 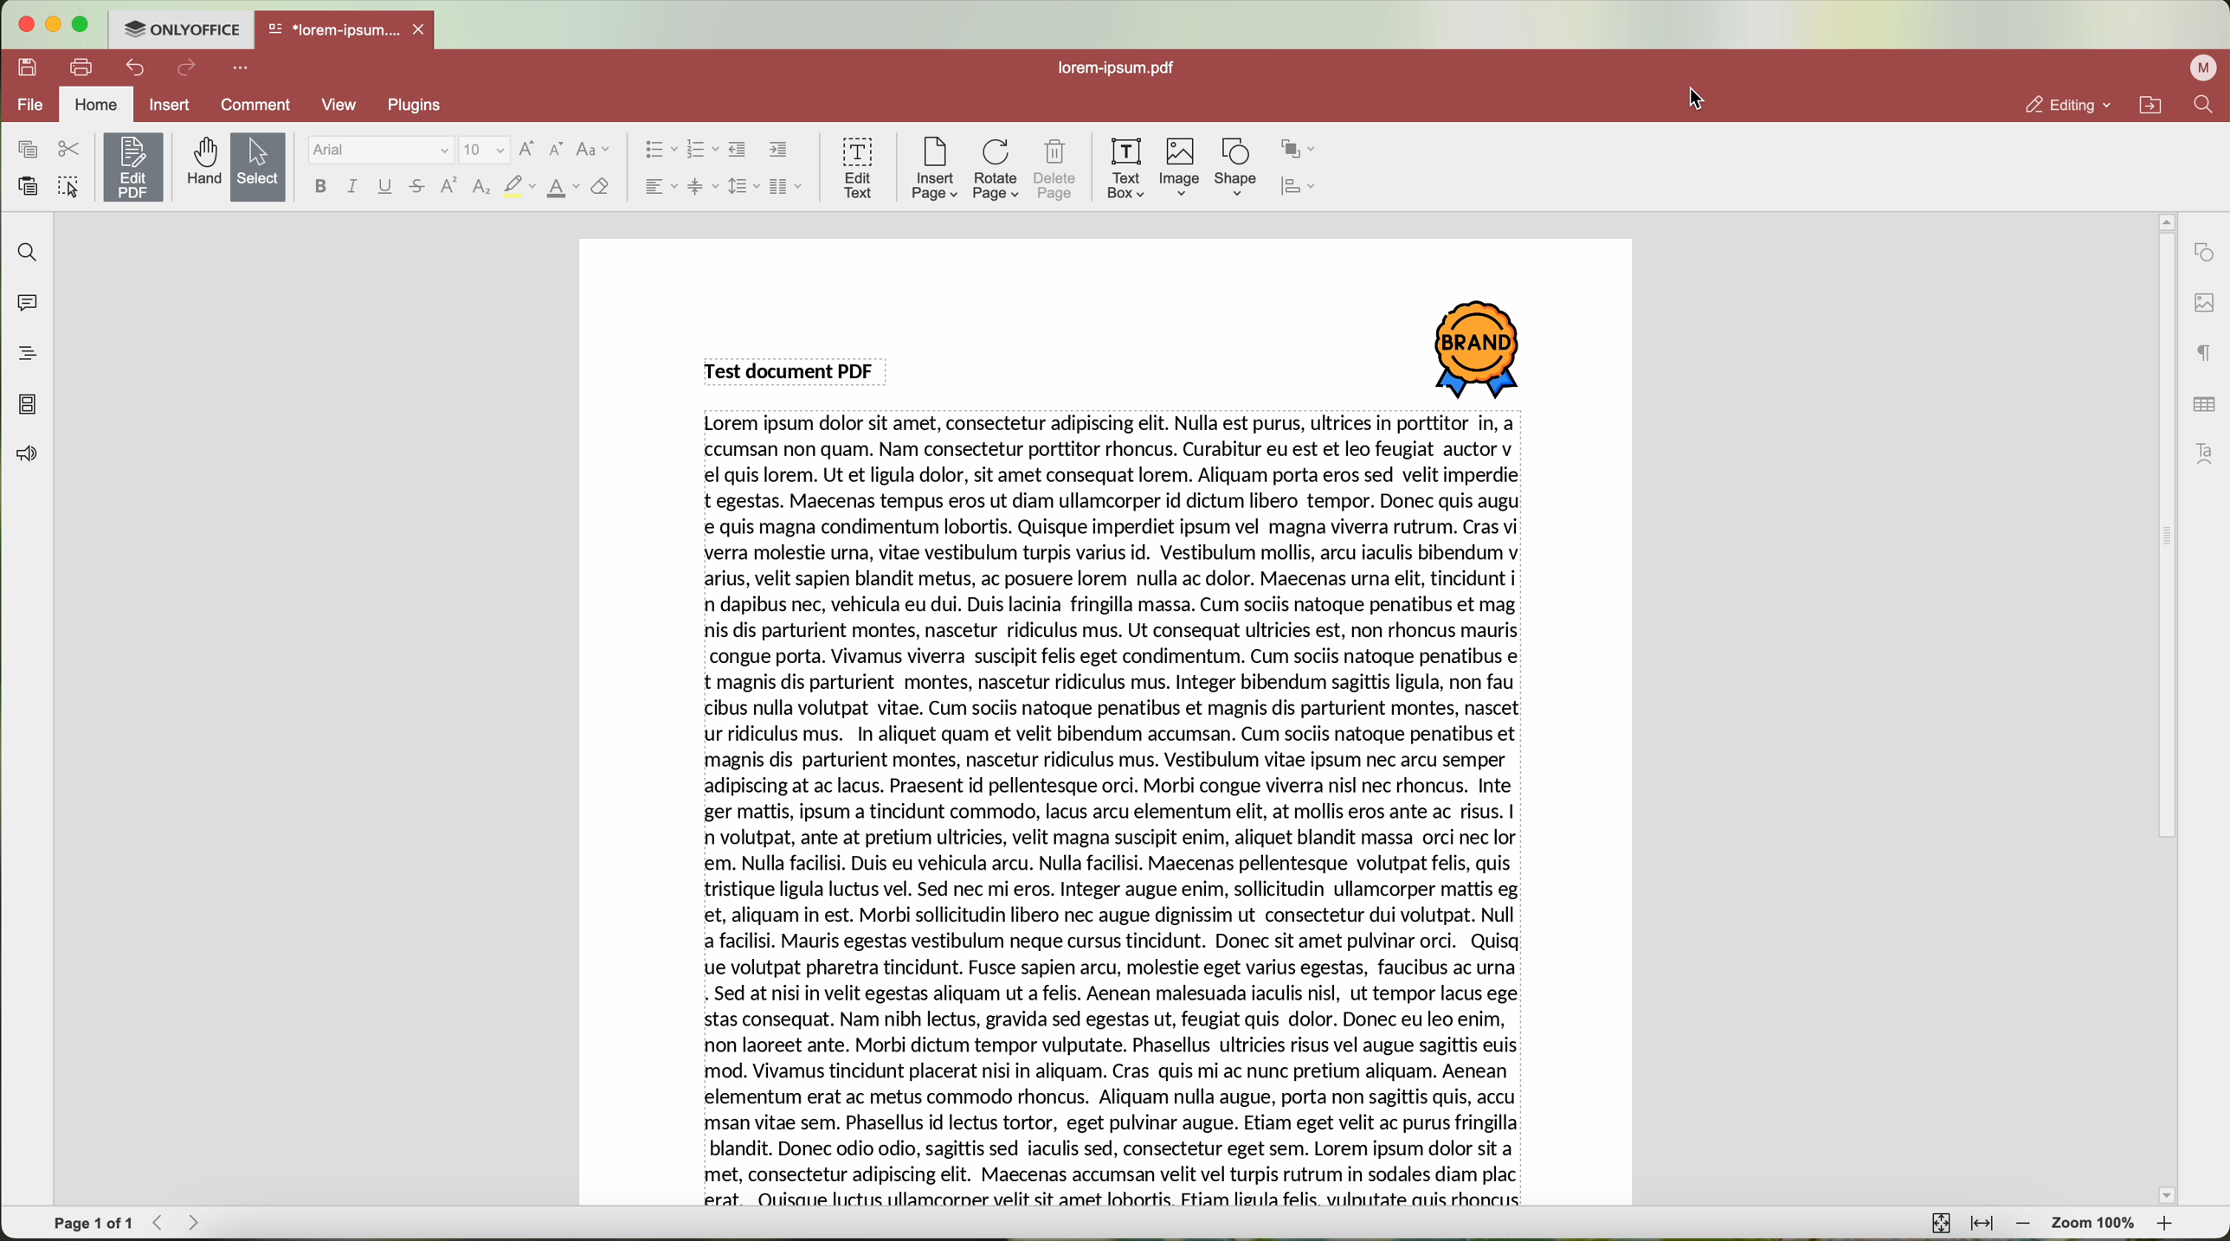 I want to click on plugins, so click(x=424, y=105).